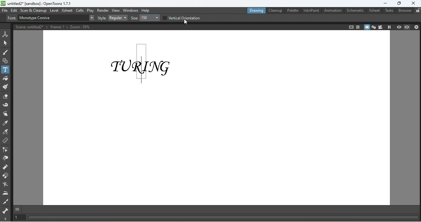 The width and height of the screenshot is (421, 222). I want to click on Sub camera preview, so click(407, 27).